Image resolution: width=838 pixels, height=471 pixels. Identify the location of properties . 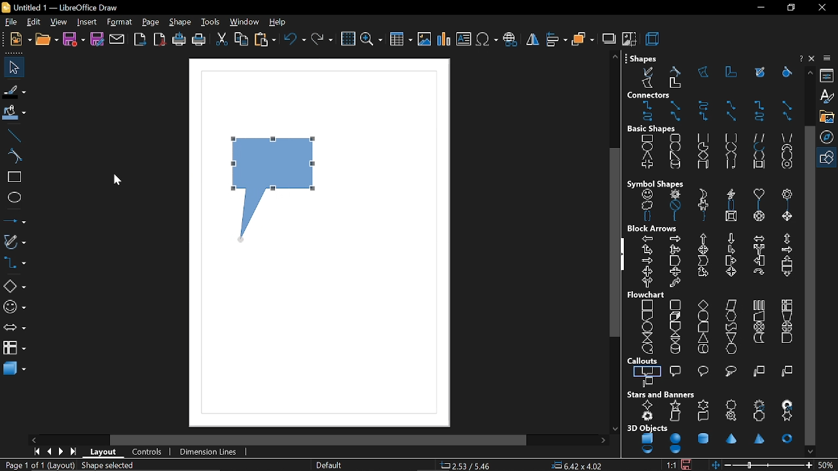
(828, 77).